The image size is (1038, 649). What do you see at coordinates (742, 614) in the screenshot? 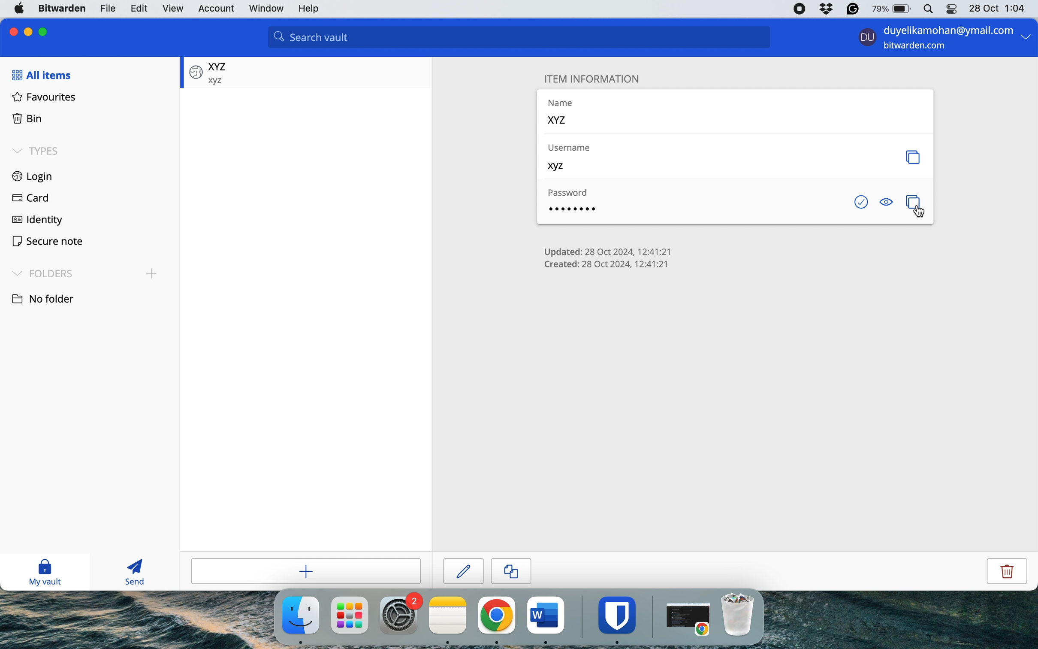
I see `bin` at bounding box center [742, 614].